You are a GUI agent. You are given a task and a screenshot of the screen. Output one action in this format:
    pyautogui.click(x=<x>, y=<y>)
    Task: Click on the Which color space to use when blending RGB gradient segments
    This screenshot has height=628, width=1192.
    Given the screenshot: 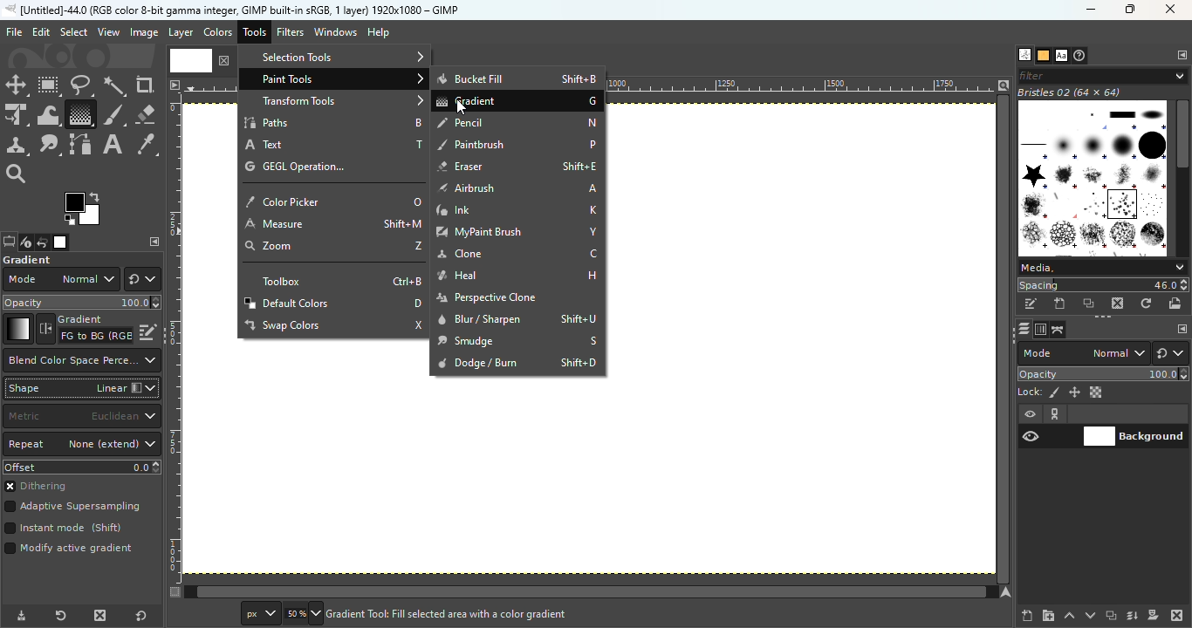 What is the action you would take?
    pyautogui.click(x=80, y=360)
    